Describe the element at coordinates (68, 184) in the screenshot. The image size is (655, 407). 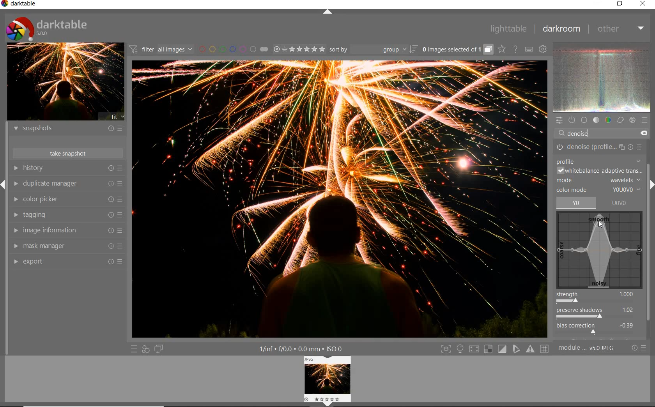
I see `duplicate manager` at that location.